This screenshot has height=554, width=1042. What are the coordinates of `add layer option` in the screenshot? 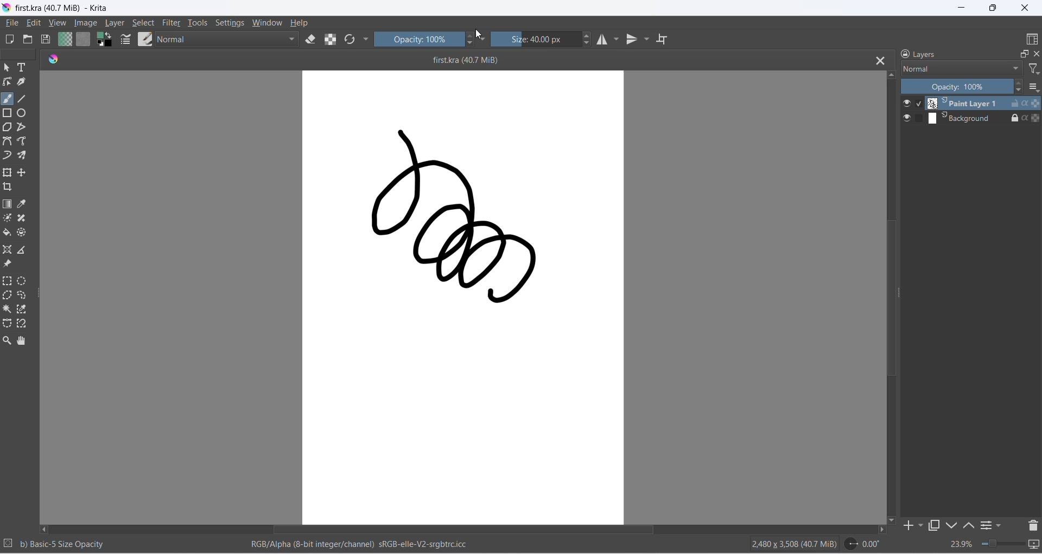 It's located at (921, 525).